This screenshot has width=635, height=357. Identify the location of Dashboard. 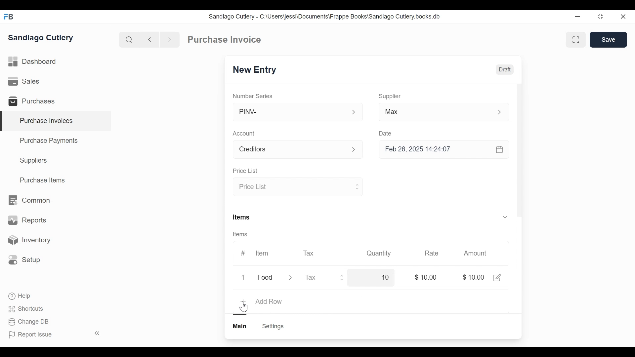
(33, 62).